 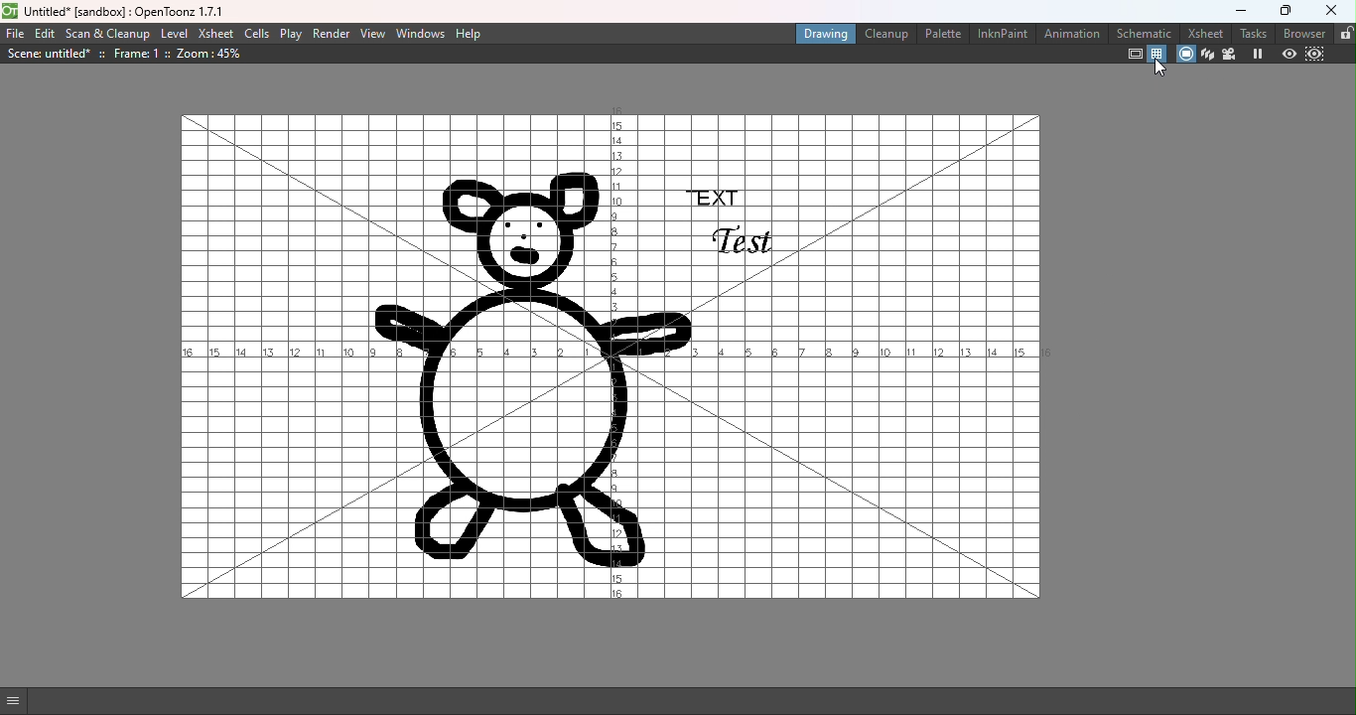 What do you see at coordinates (475, 35) in the screenshot?
I see `Help` at bounding box center [475, 35].